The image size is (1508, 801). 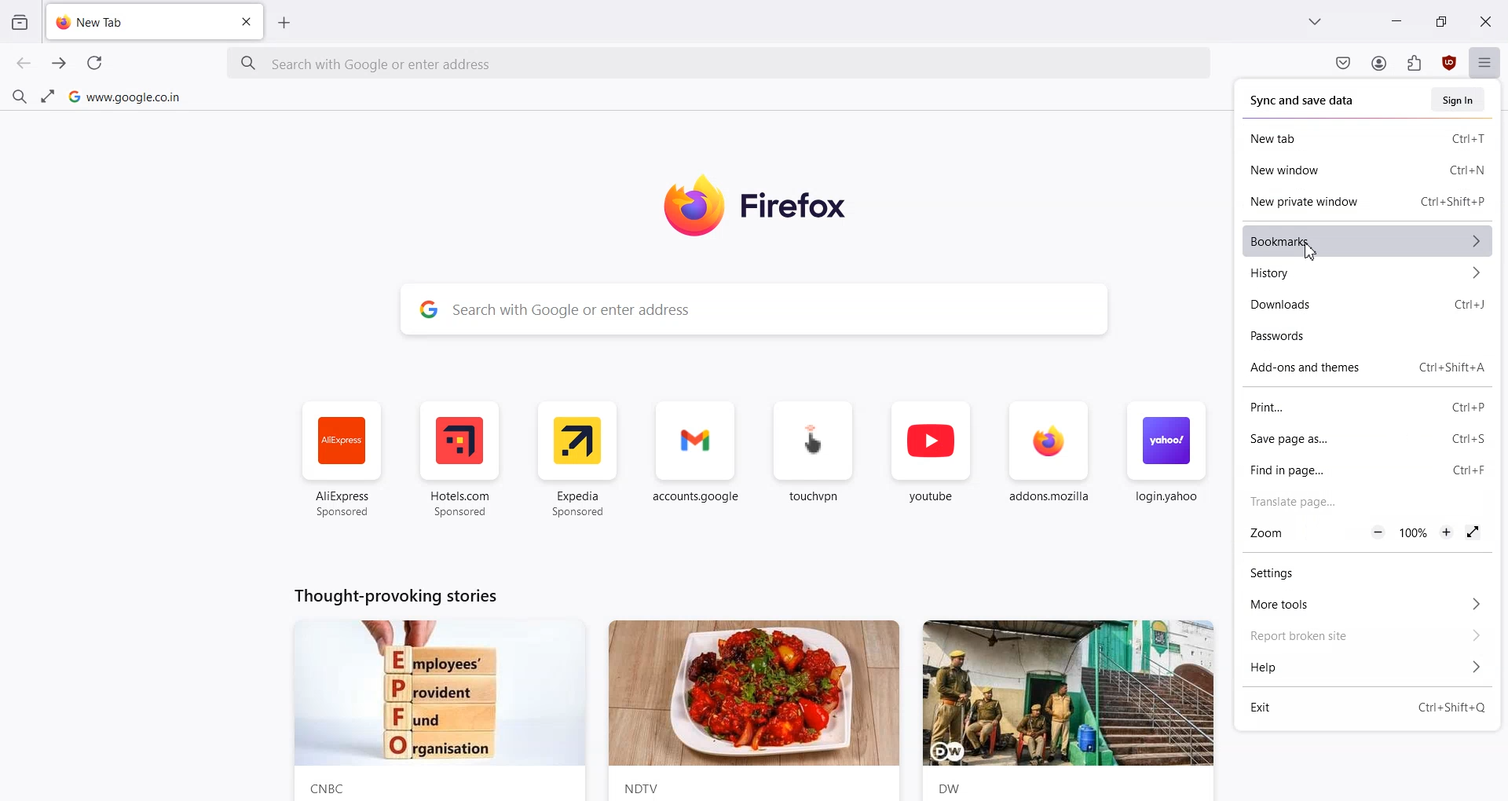 I want to click on Translate page, so click(x=1370, y=499).